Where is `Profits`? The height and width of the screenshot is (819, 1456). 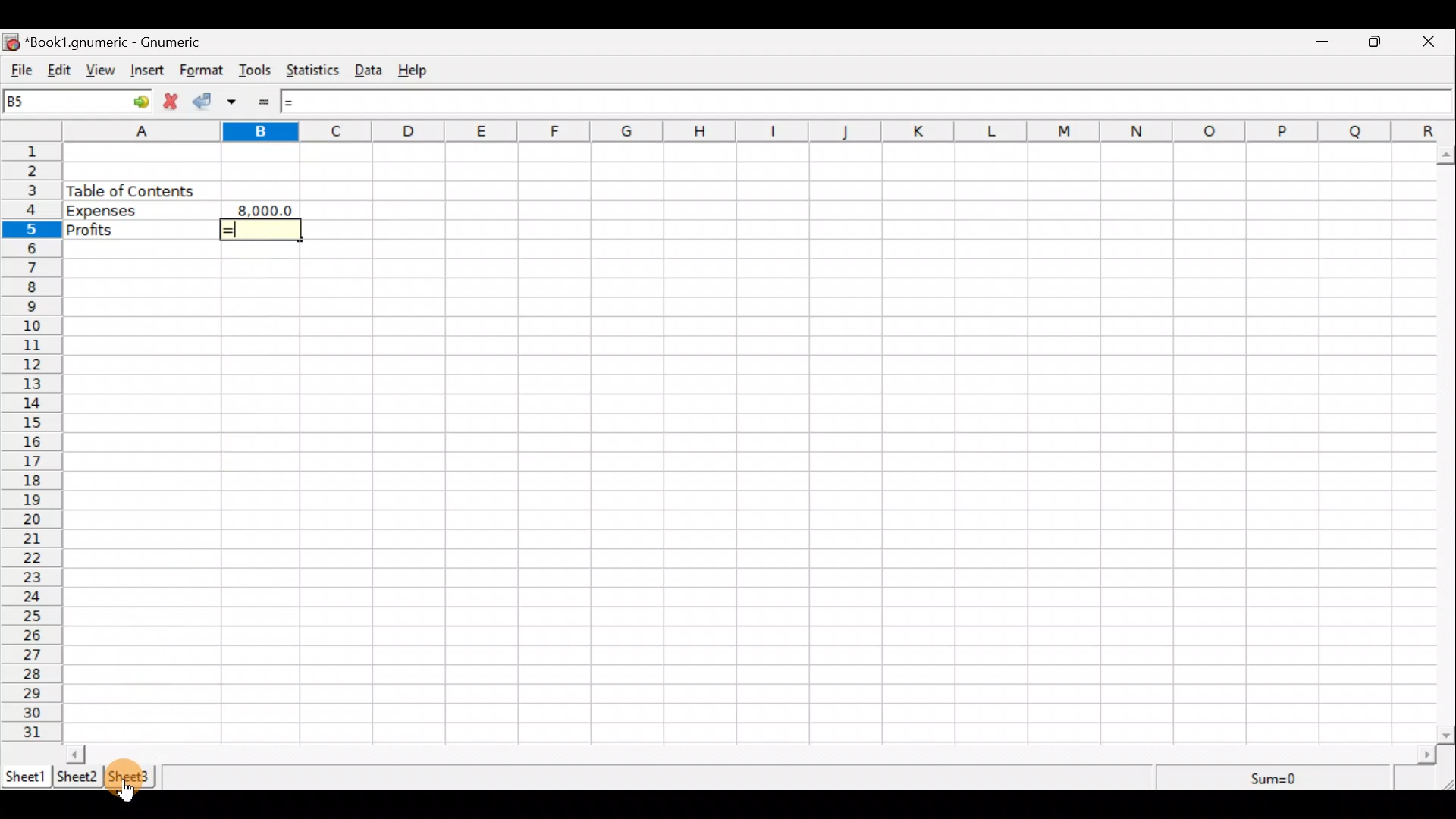
Profits is located at coordinates (140, 231).